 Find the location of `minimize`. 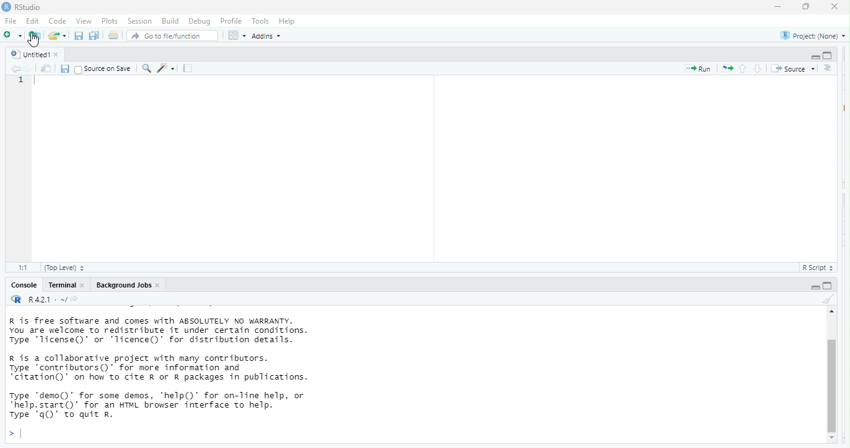

minimize is located at coordinates (778, 7).